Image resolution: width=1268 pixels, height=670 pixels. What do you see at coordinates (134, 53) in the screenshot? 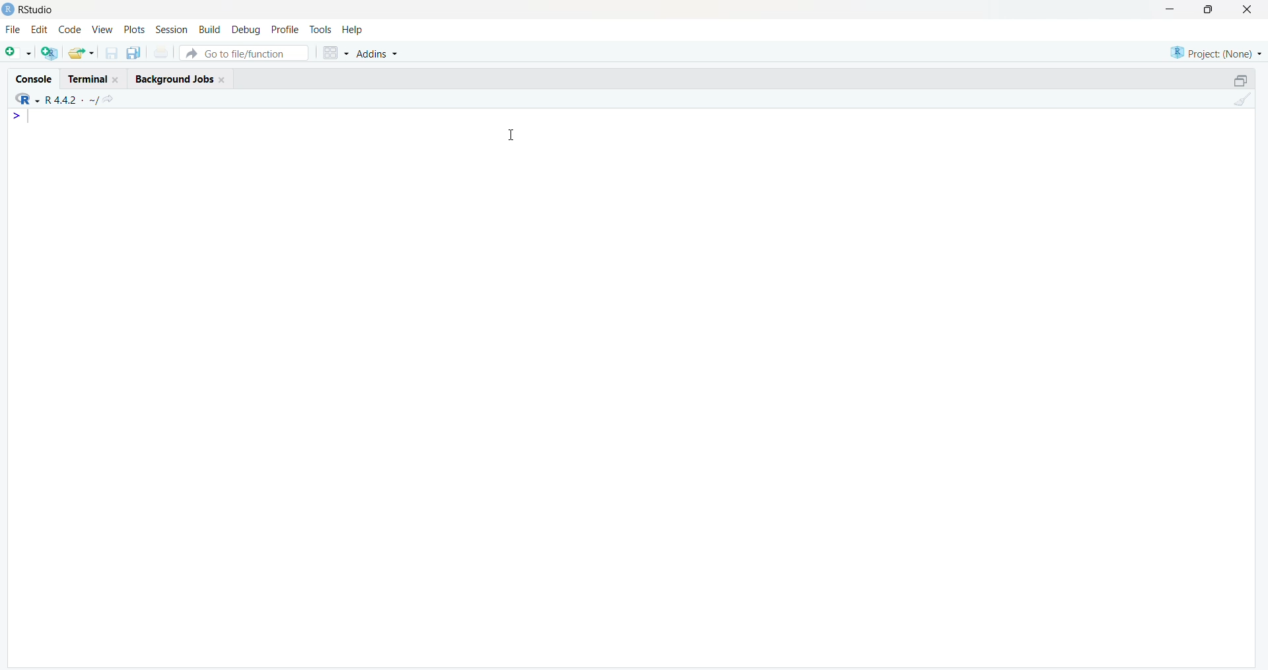
I see `copy` at bounding box center [134, 53].